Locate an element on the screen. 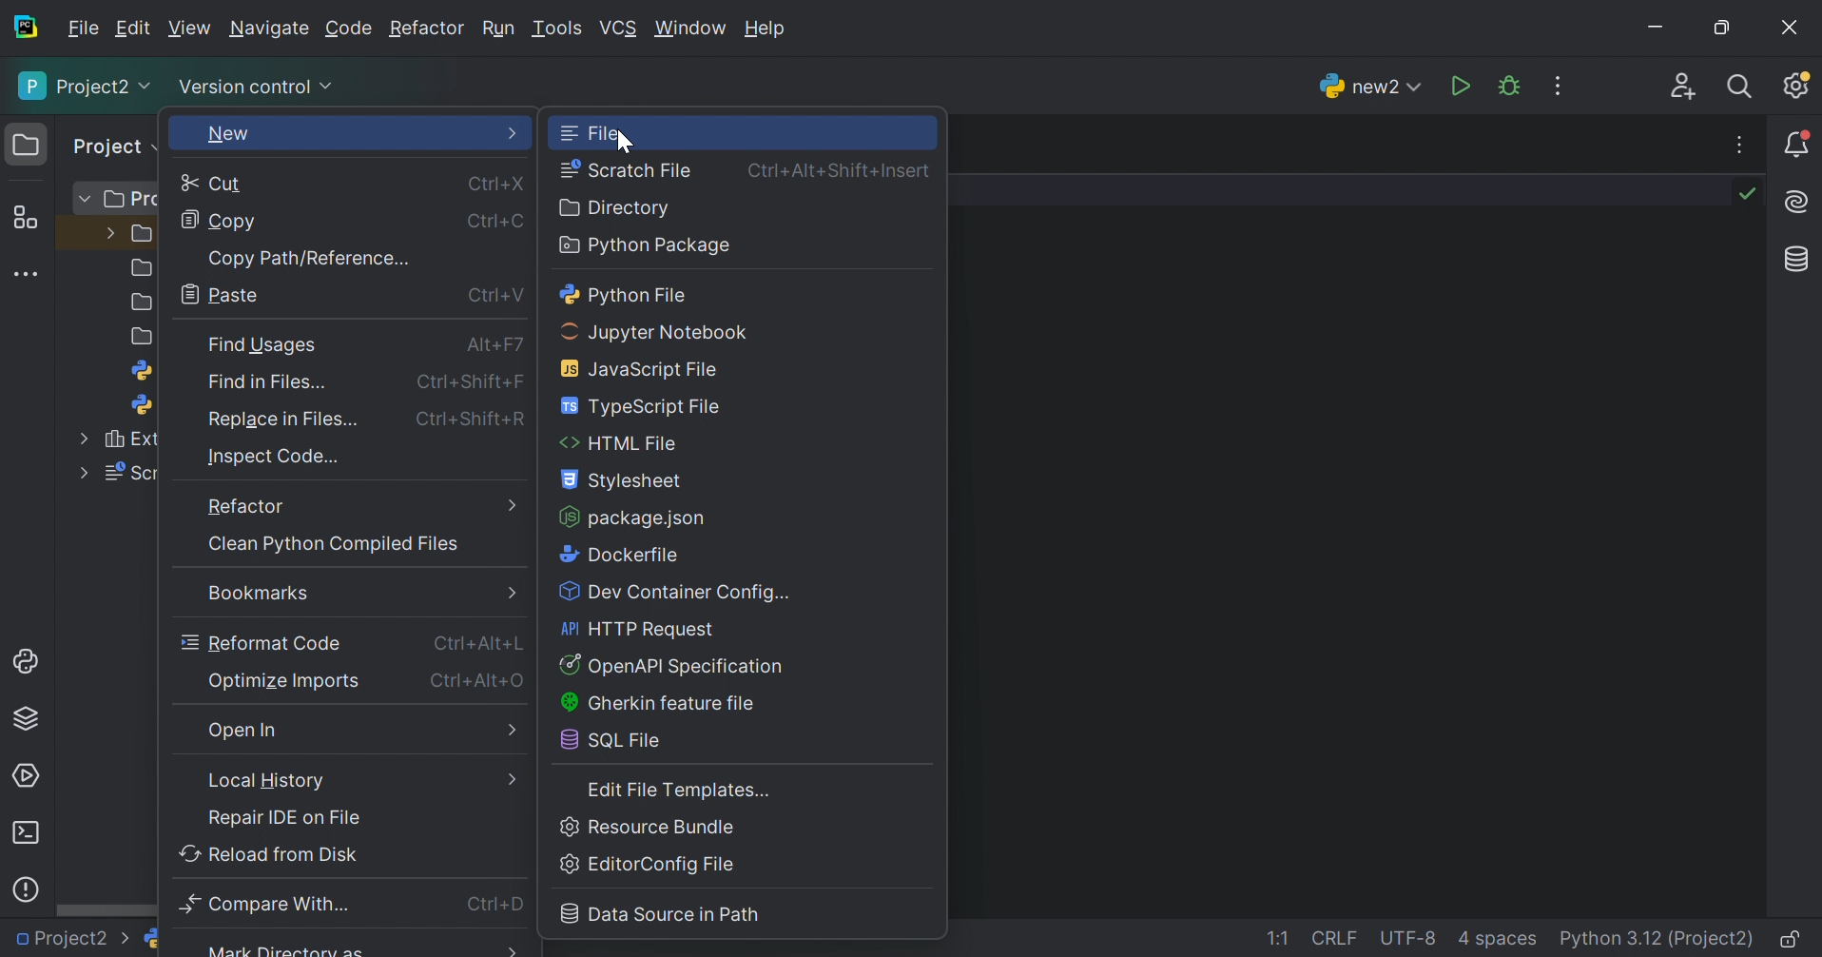  JavaScript file is located at coordinates (647, 368).